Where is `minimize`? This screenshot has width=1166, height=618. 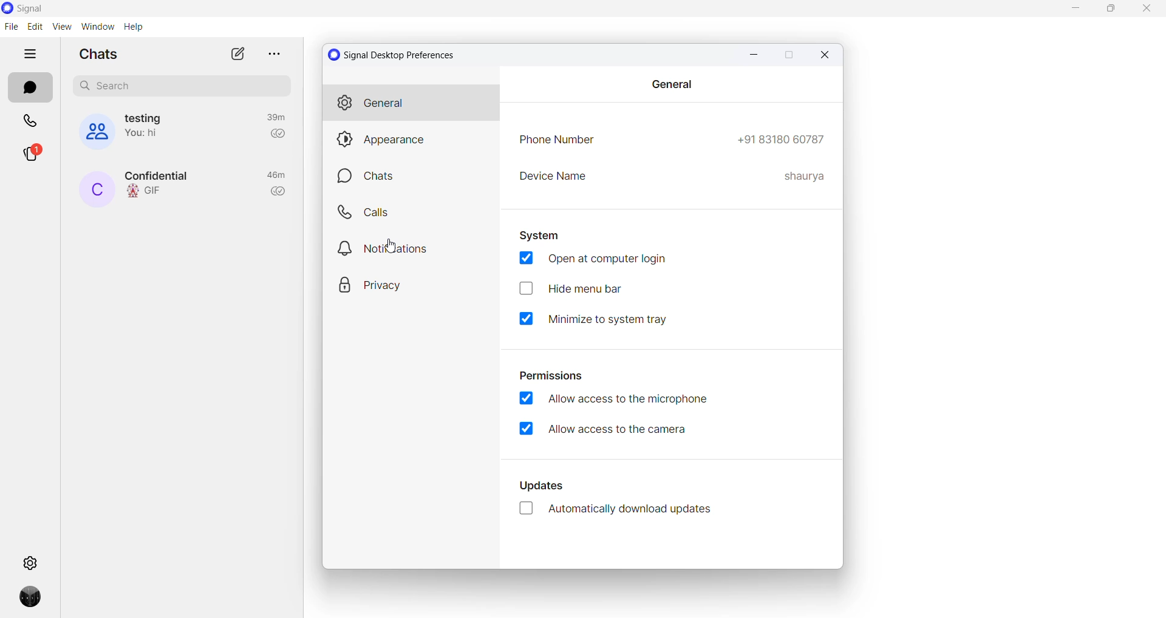
minimize is located at coordinates (756, 55).